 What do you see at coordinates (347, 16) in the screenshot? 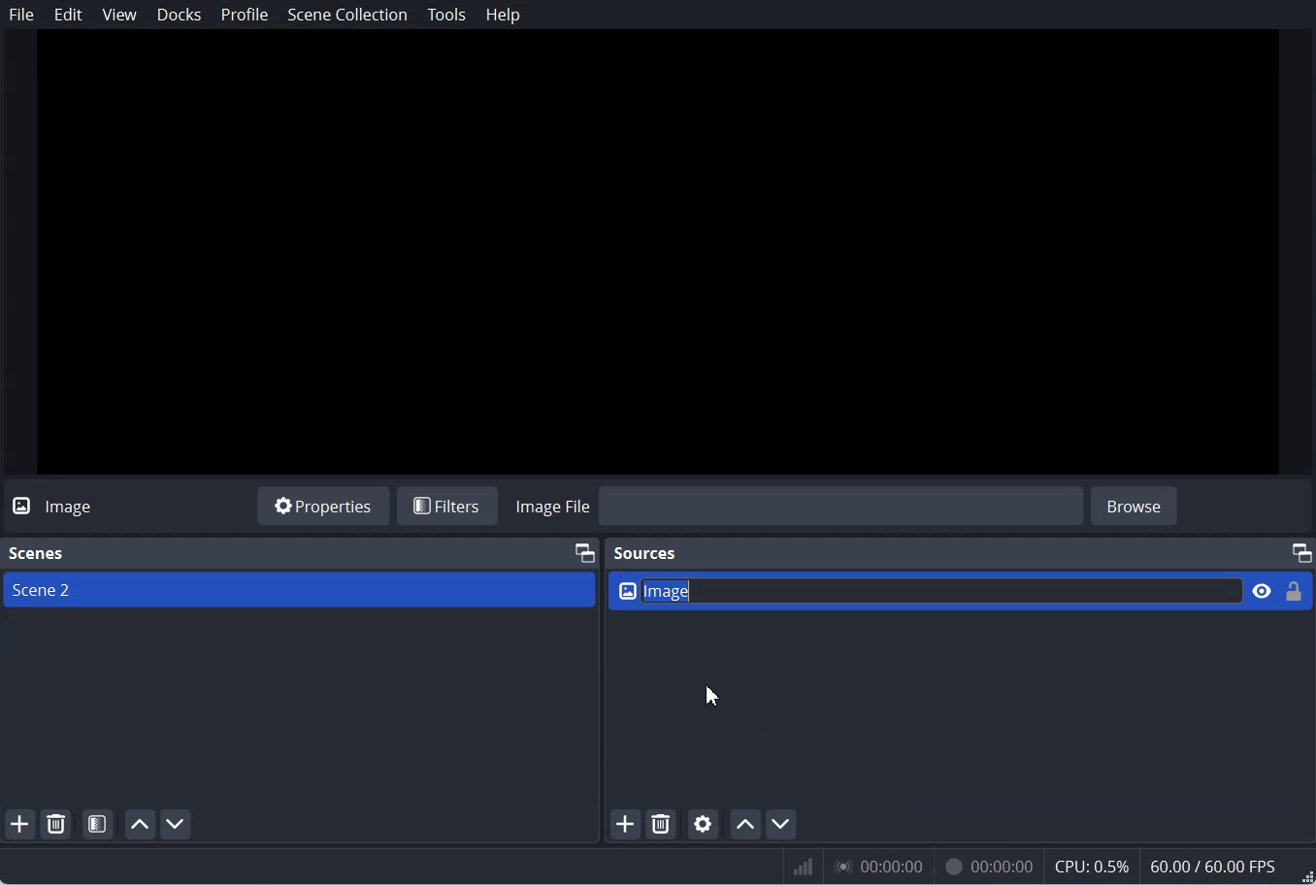
I see `Scene Collection` at bounding box center [347, 16].